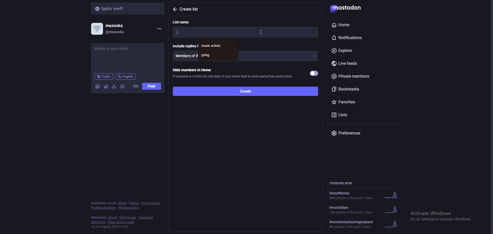 The image size is (493, 234). What do you see at coordinates (365, 133) in the screenshot?
I see `preferences` at bounding box center [365, 133].